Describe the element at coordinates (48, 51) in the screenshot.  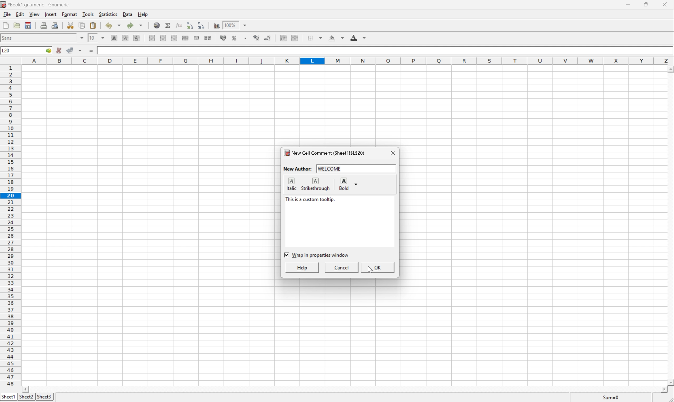
I see `Go To` at that location.